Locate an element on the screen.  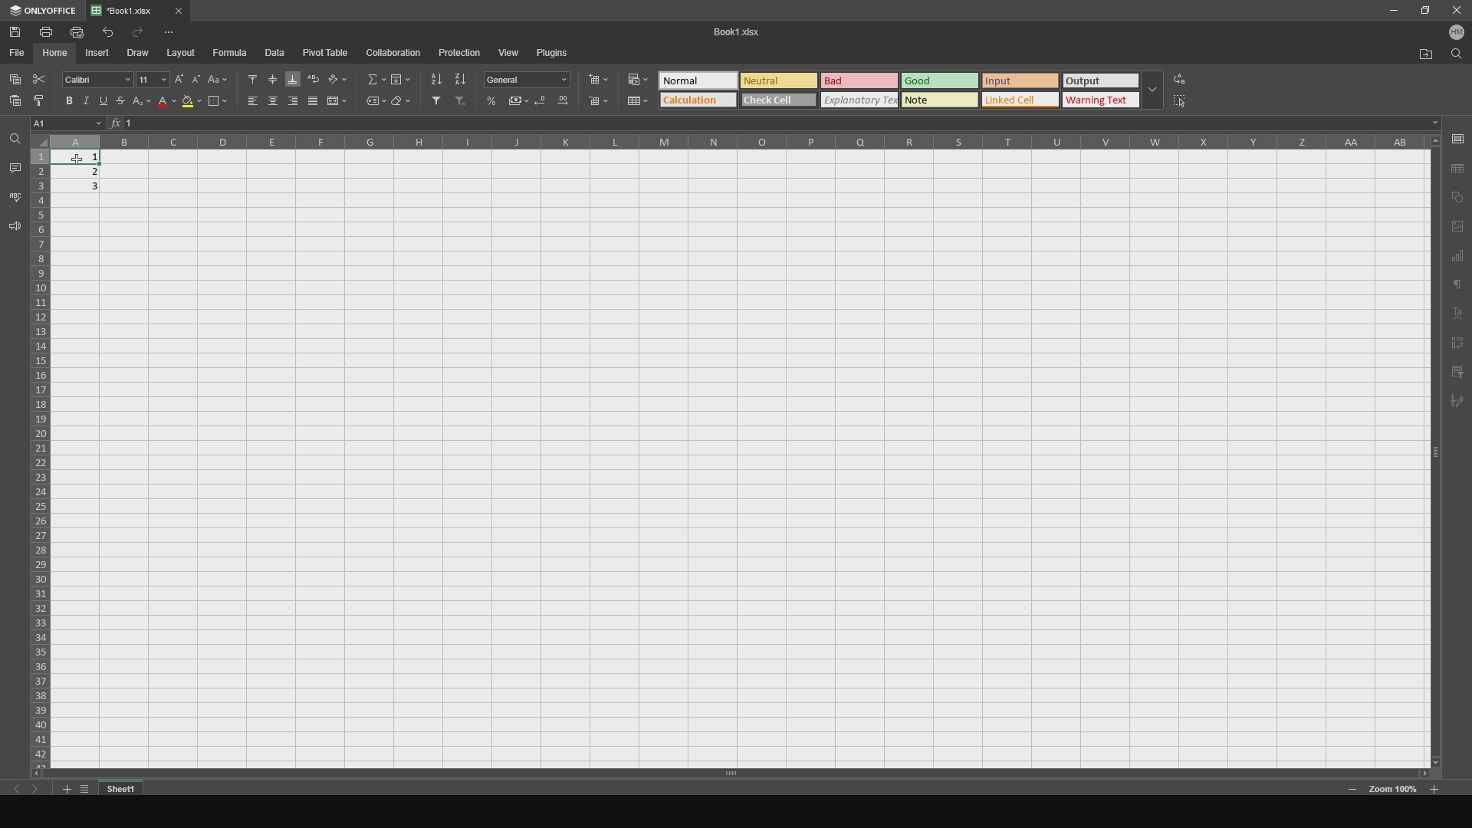
 is located at coordinates (562, 104).